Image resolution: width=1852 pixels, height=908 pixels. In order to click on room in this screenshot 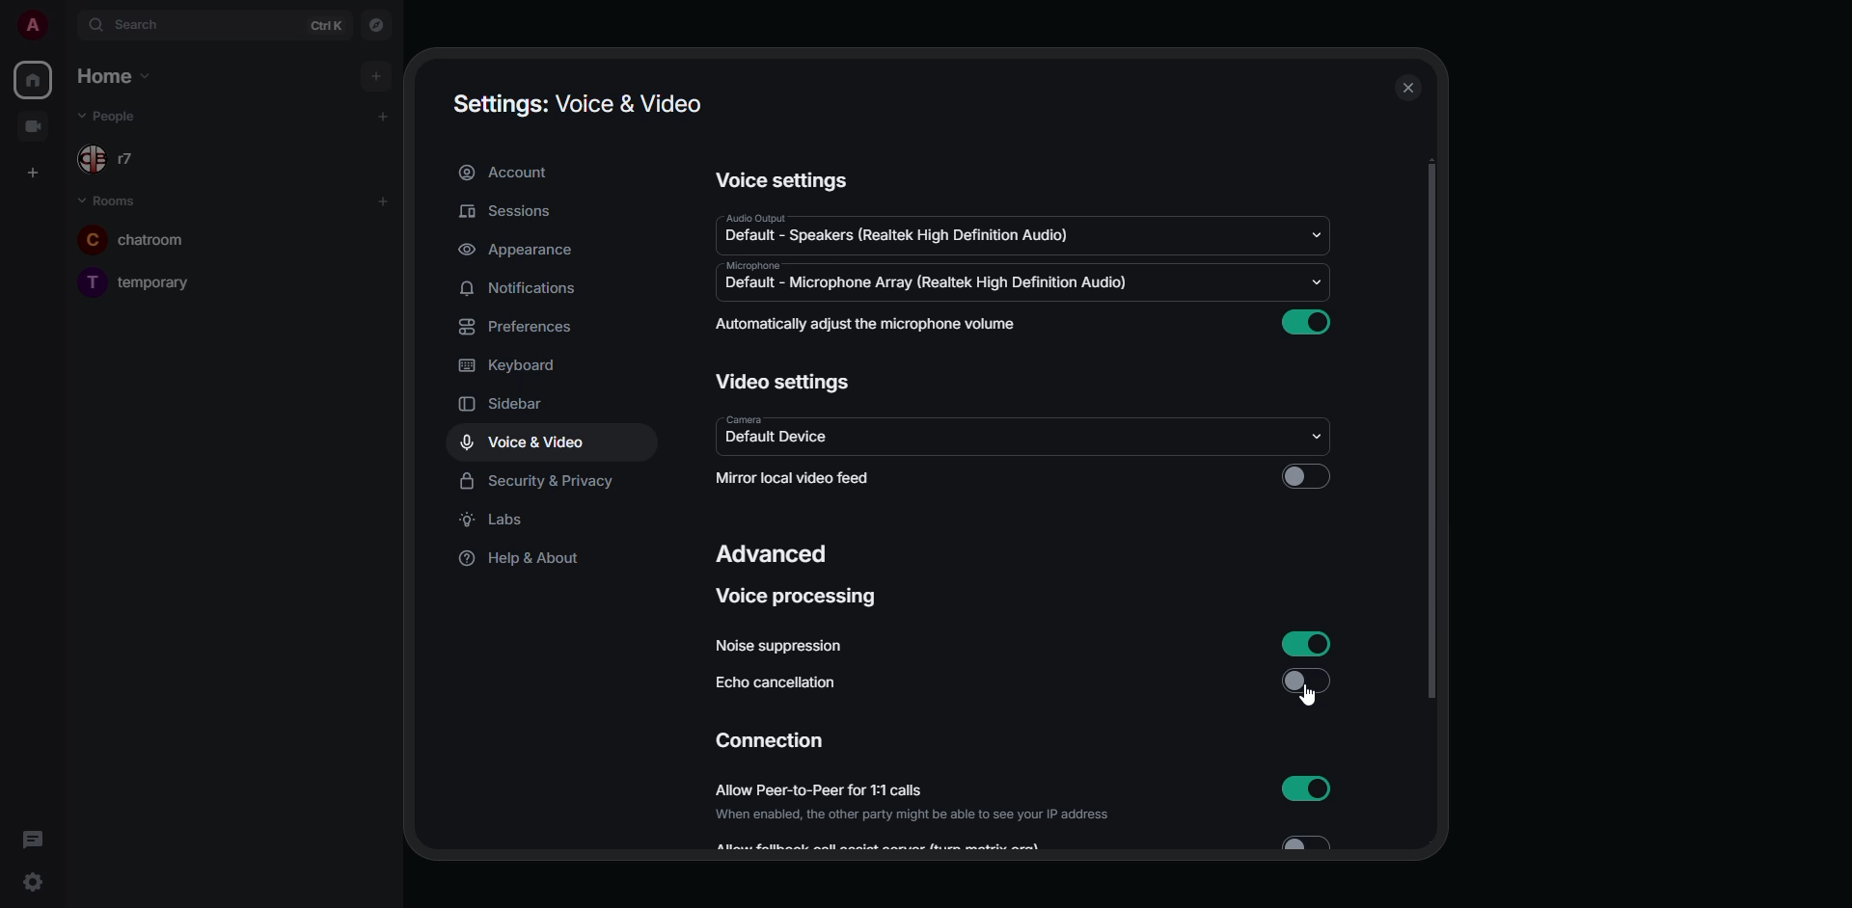, I will do `click(134, 240)`.